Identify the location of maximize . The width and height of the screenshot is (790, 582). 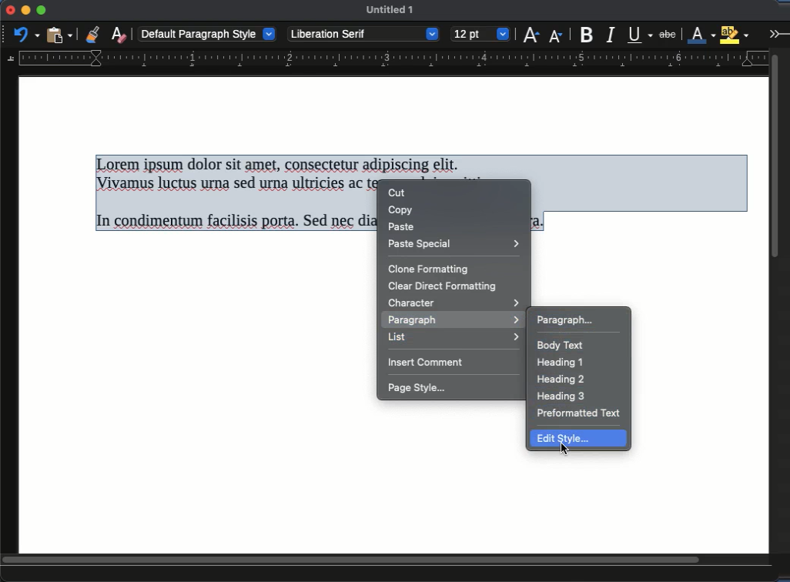
(41, 11).